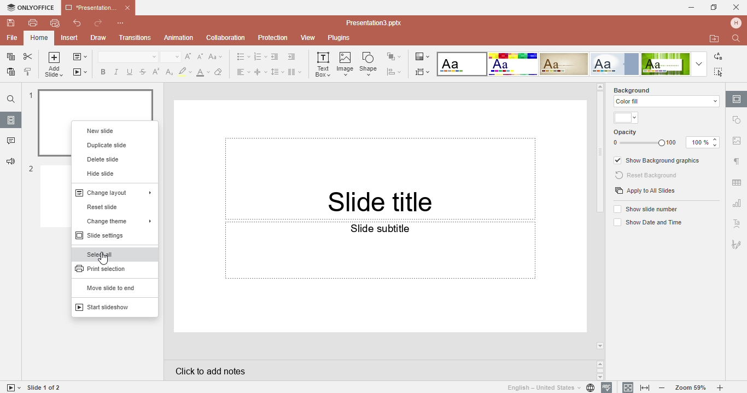 This screenshot has height=393, width=747. What do you see at coordinates (736, 242) in the screenshot?
I see `Signature setting` at bounding box center [736, 242].